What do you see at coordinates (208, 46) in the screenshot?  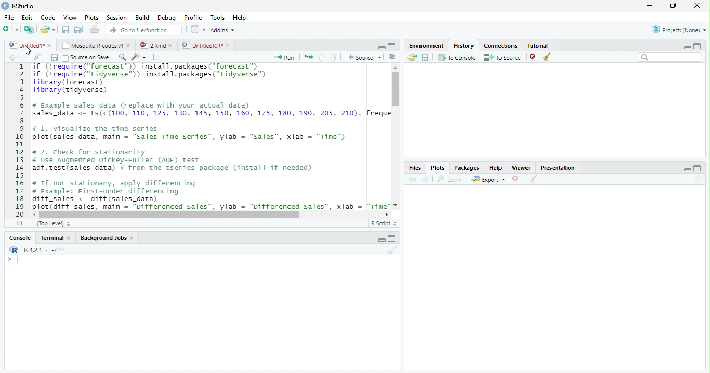 I see `UntitledR.R` at bounding box center [208, 46].